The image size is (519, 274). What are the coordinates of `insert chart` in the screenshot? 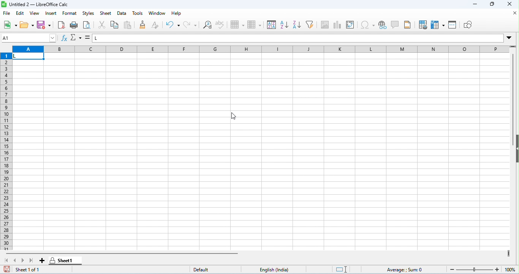 It's located at (337, 24).